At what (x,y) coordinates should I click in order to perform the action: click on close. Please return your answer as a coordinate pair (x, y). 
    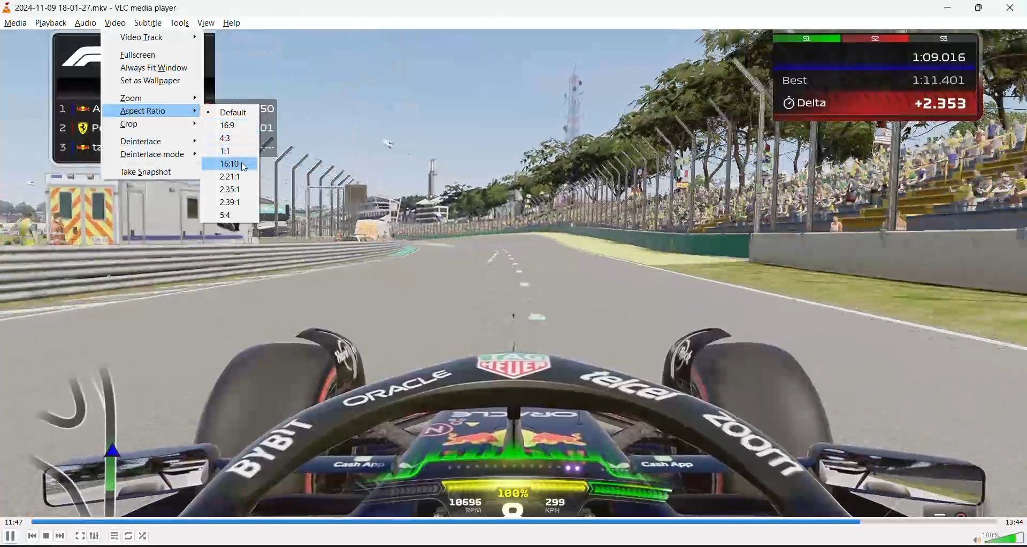
    Looking at the image, I should click on (1014, 8).